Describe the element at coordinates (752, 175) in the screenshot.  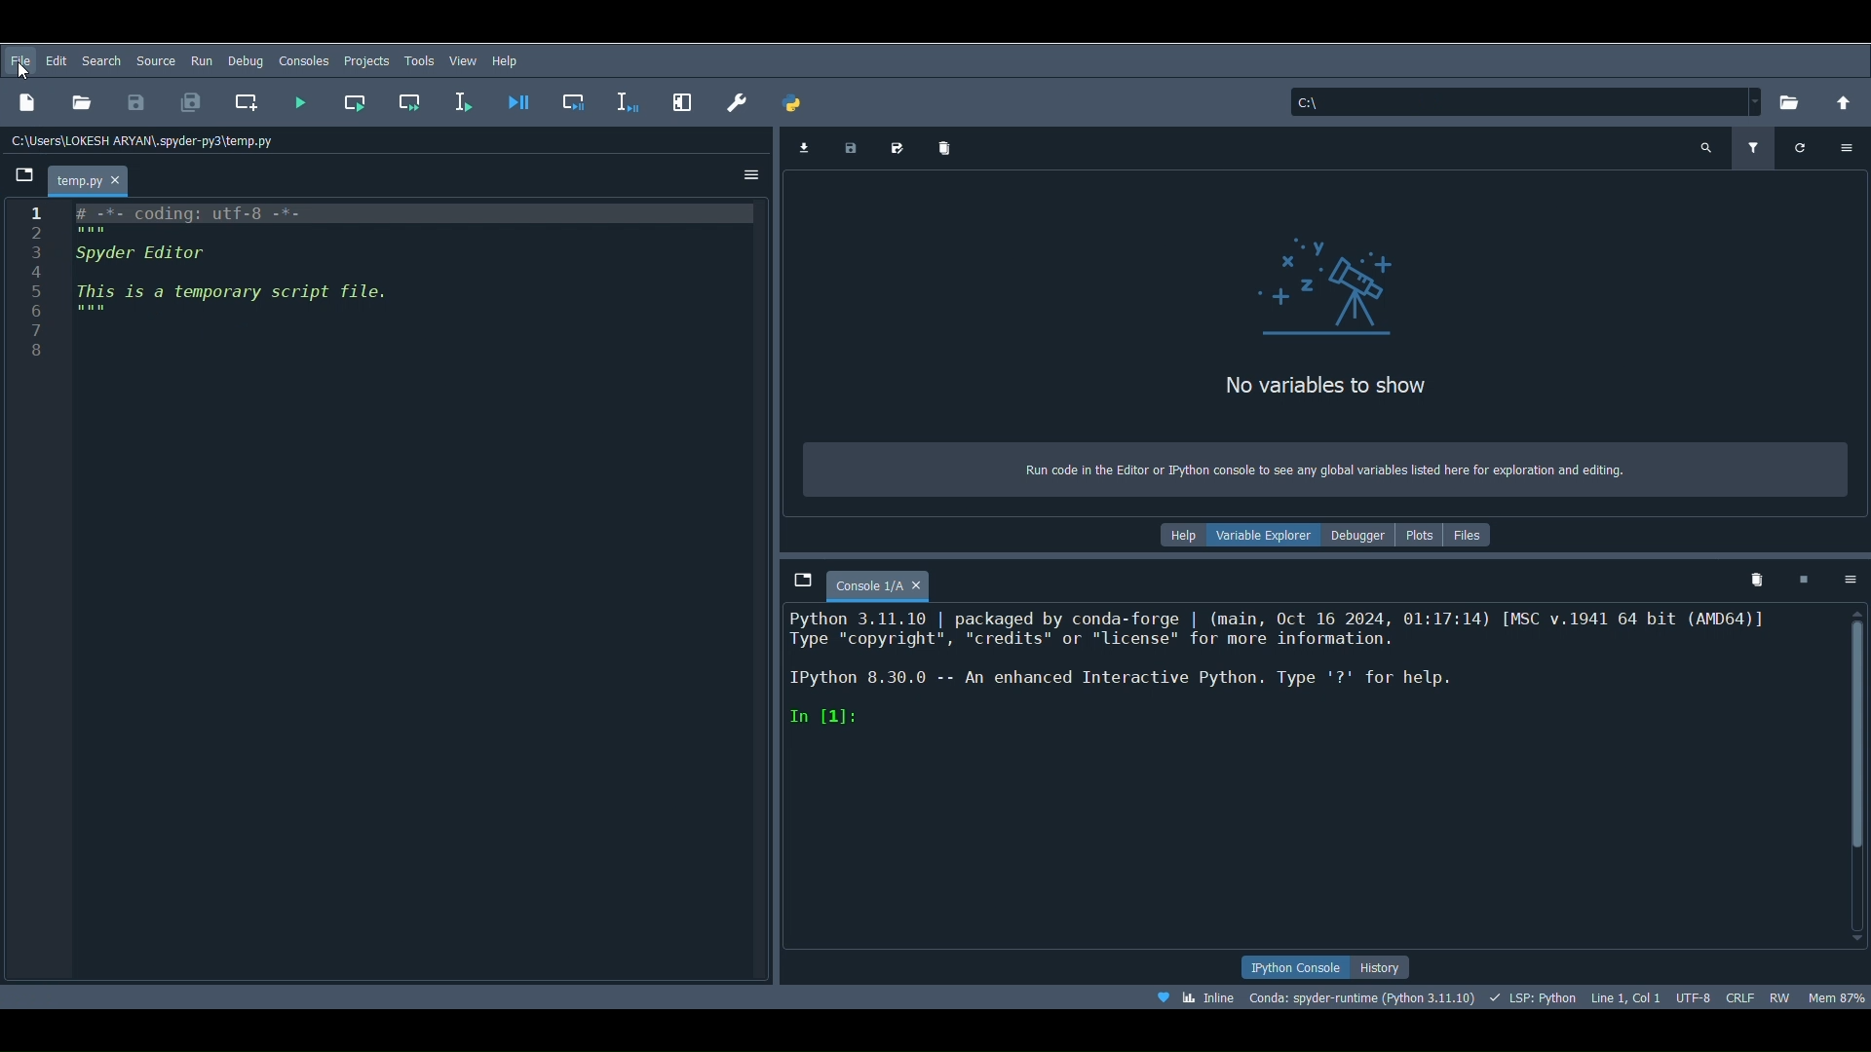
I see `Options` at that location.